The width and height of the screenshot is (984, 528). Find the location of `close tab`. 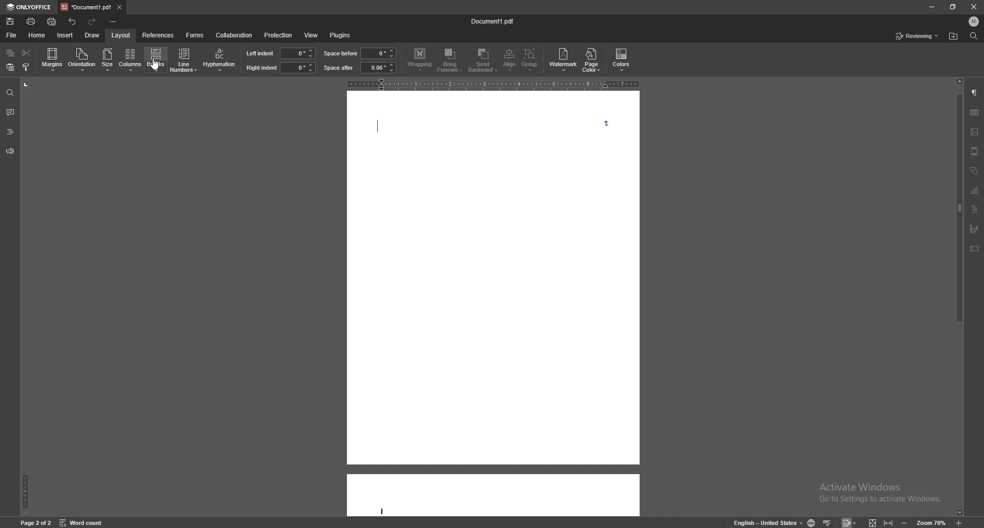

close tab is located at coordinates (119, 7).